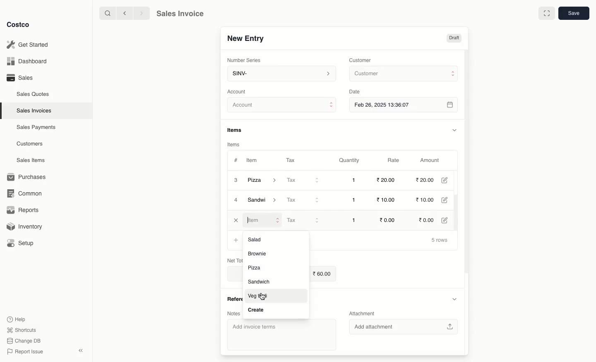 The height and width of the screenshot is (362, 596). What do you see at coordinates (432, 160) in the screenshot?
I see `Amount` at bounding box center [432, 160].